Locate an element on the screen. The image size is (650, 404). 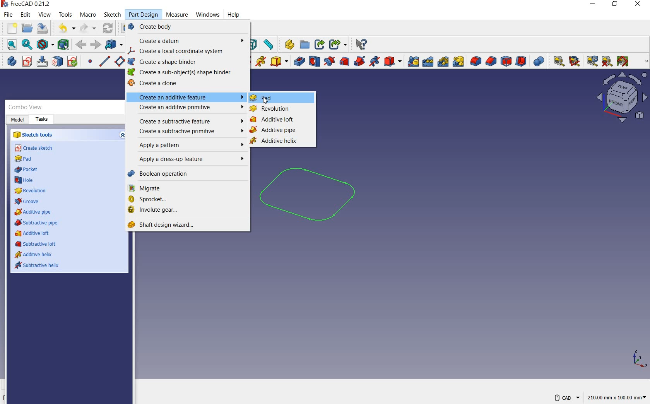
Help is located at coordinates (363, 43).